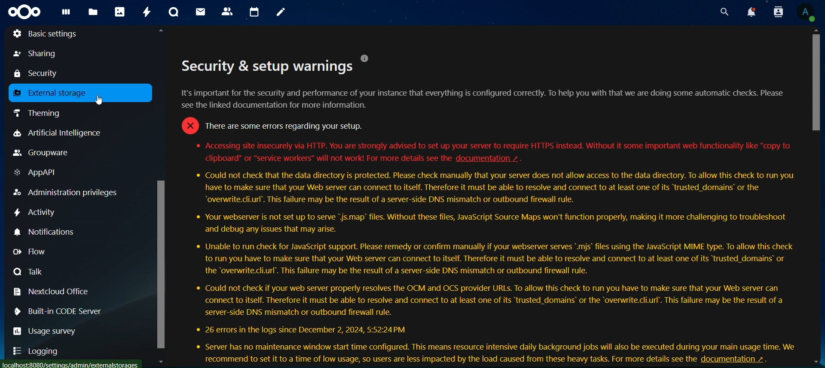  What do you see at coordinates (49, 290) in the screenshot?
I see `nextcloud office` at bounding box center [49, 290].